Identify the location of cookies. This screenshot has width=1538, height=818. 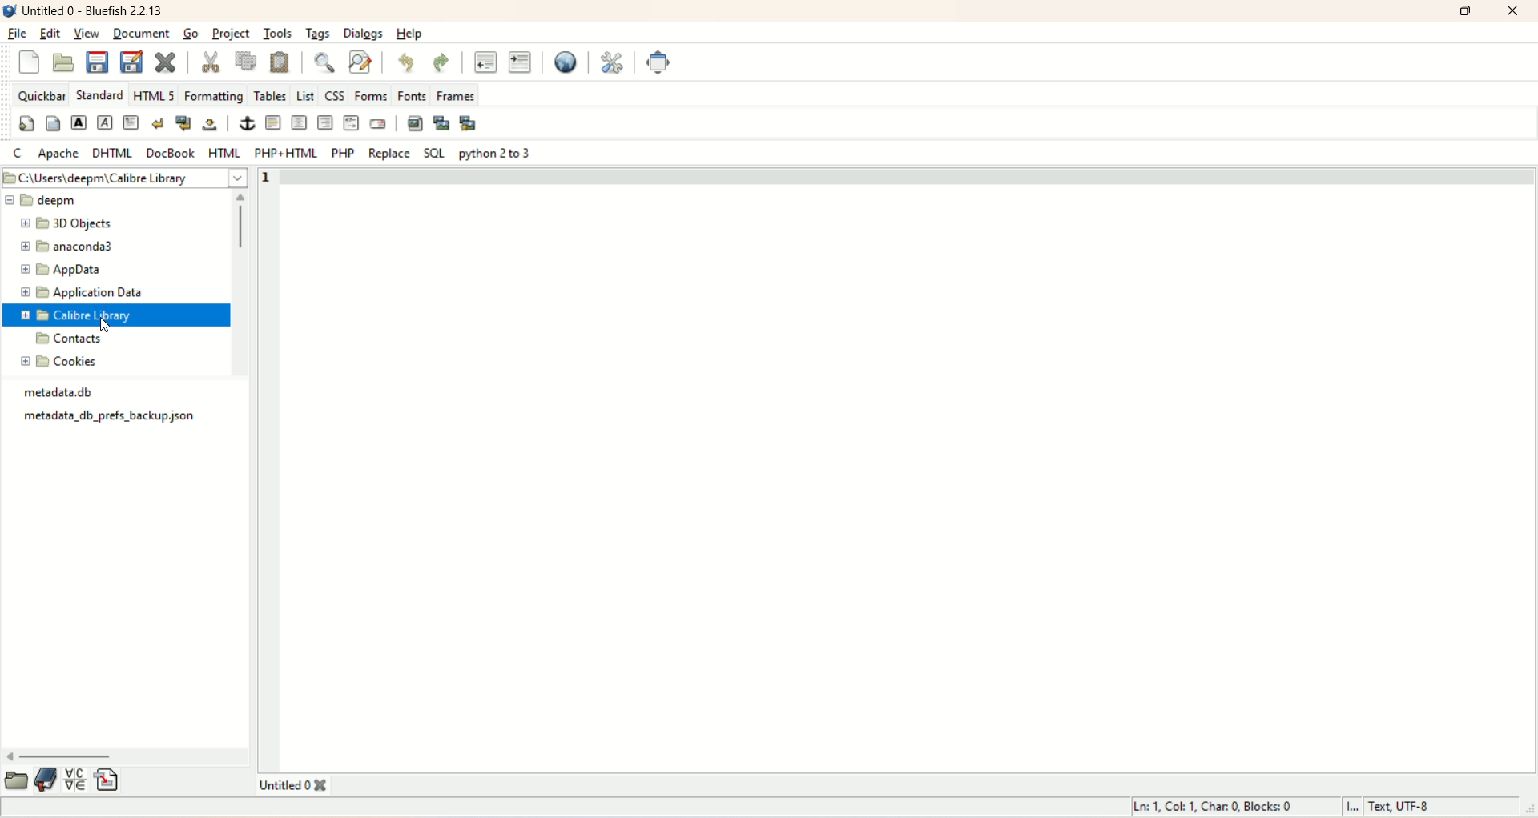
(63, 362).